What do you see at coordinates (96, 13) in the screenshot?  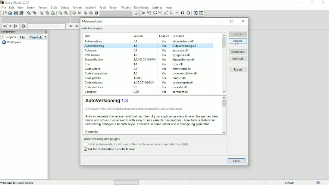 I see `Abort` at bounding box center [96, 13].